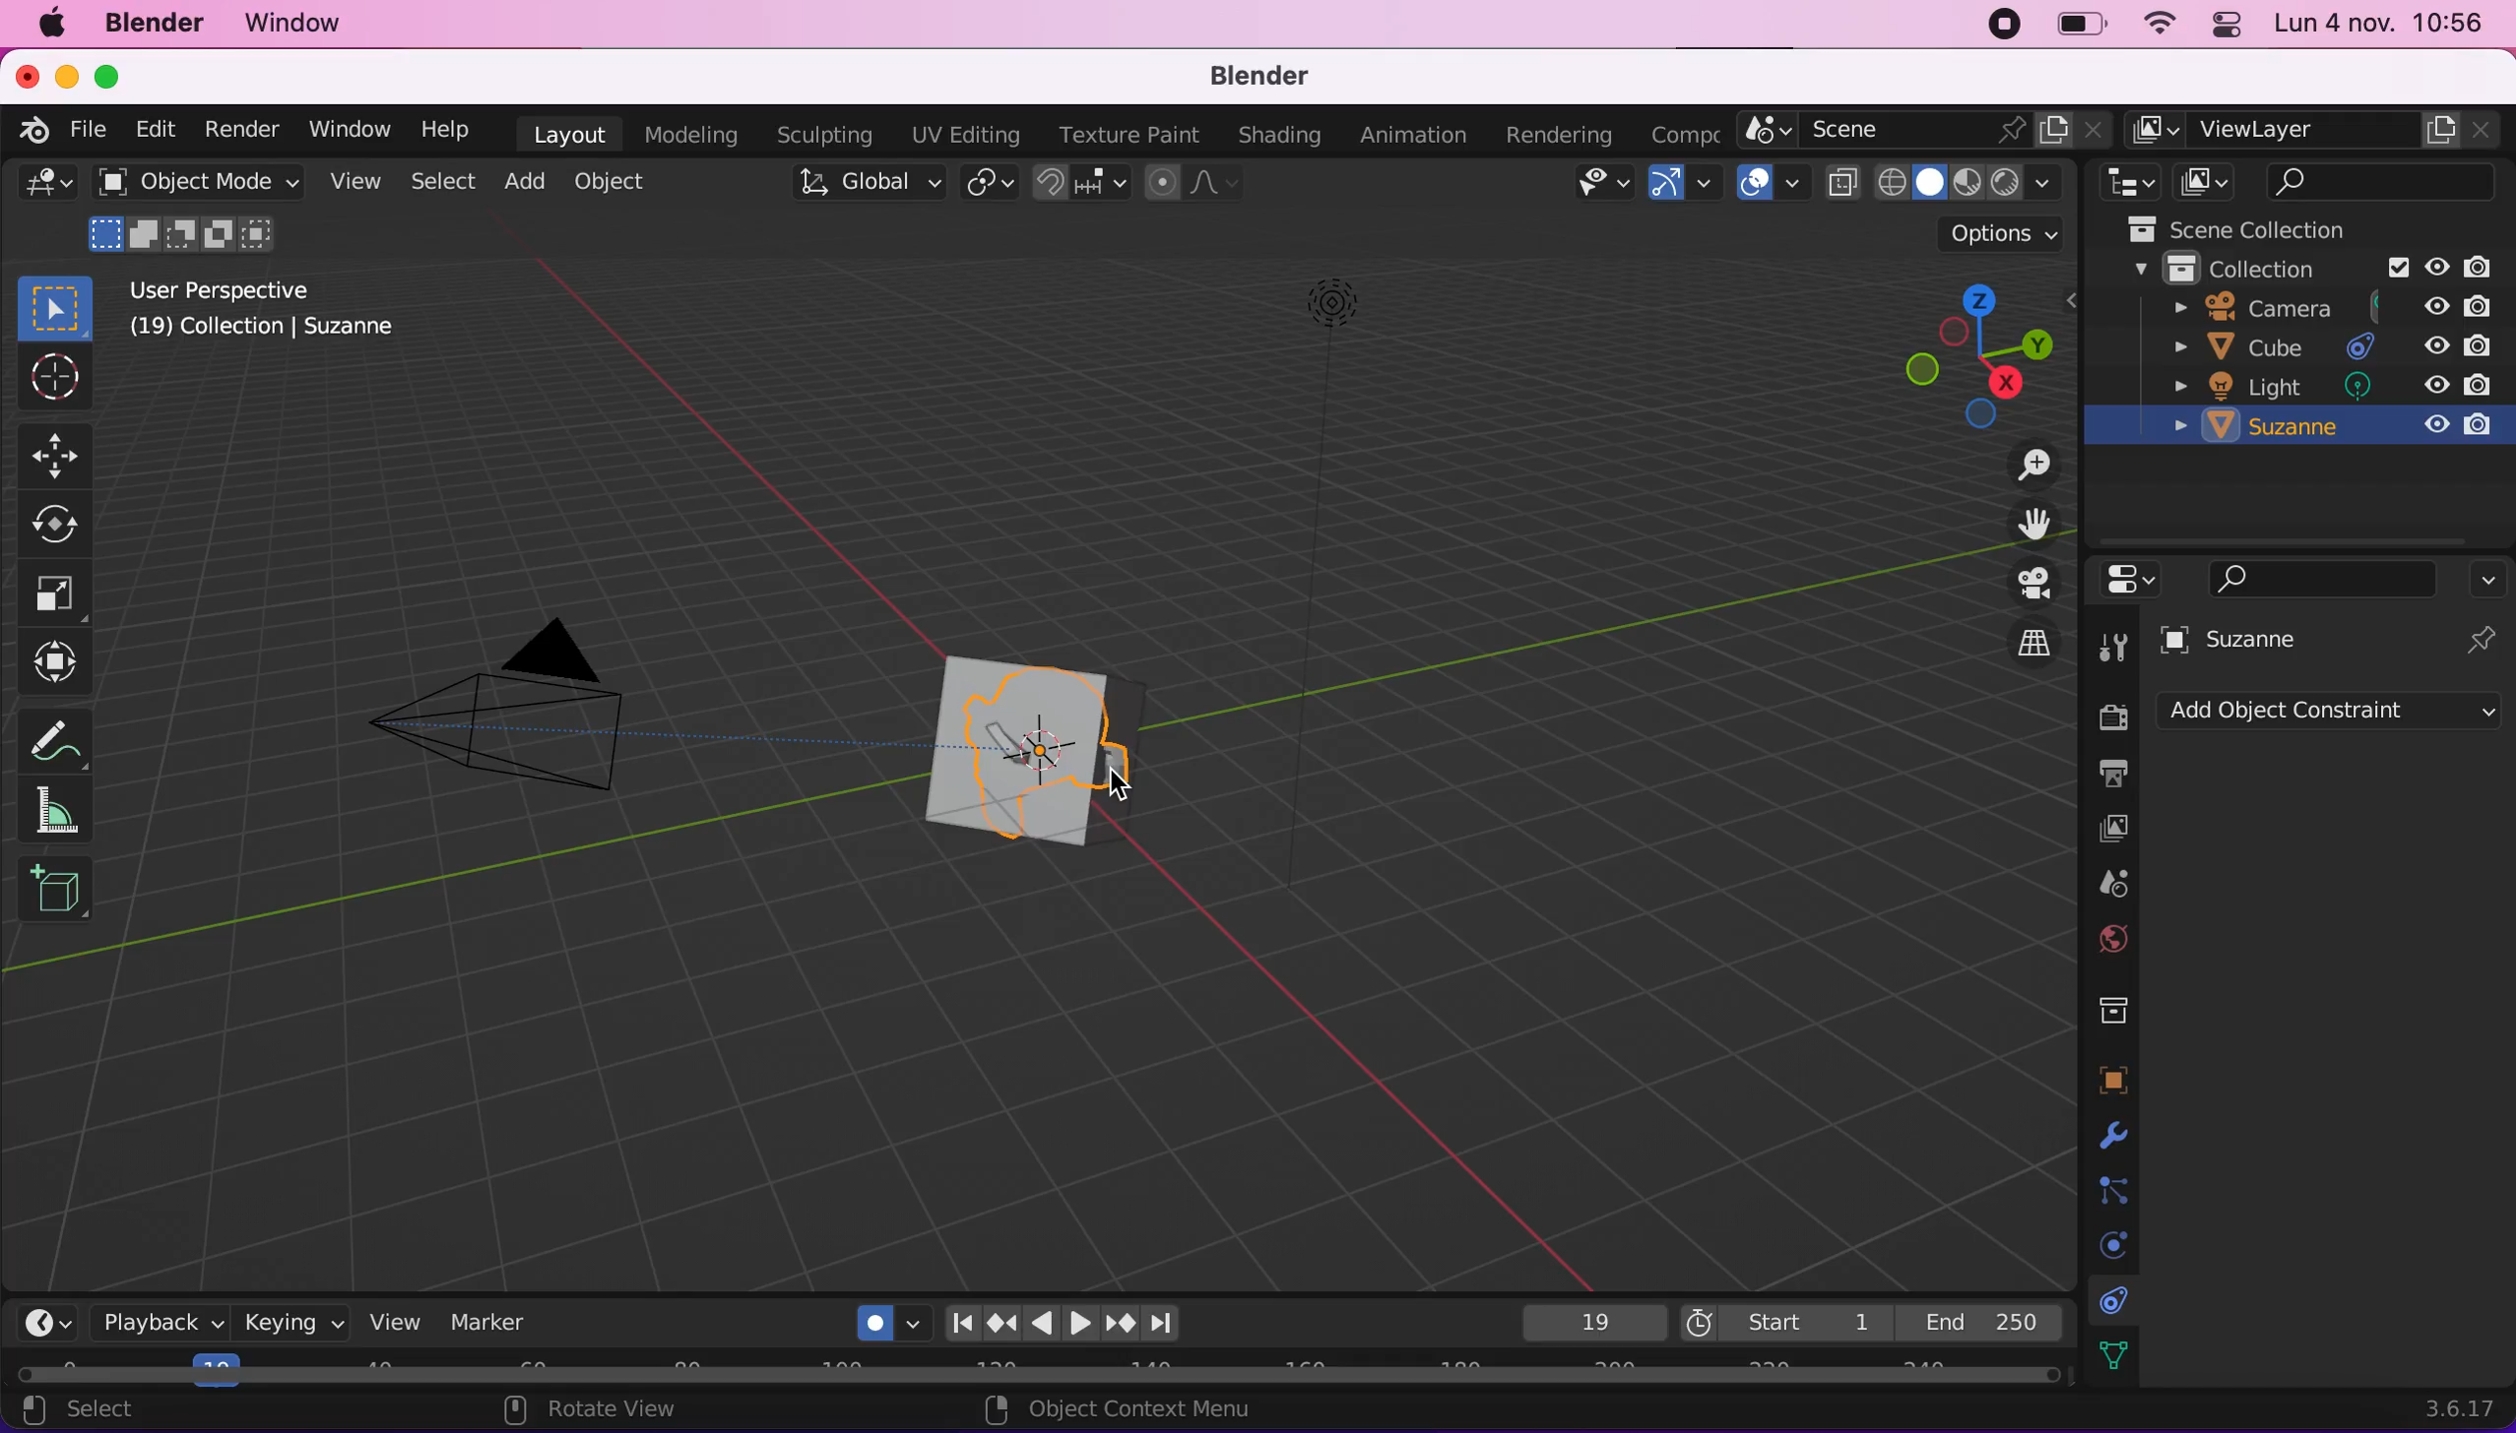 The image size is (2516, 1433). I want to click on camera, so click(2324, 307).